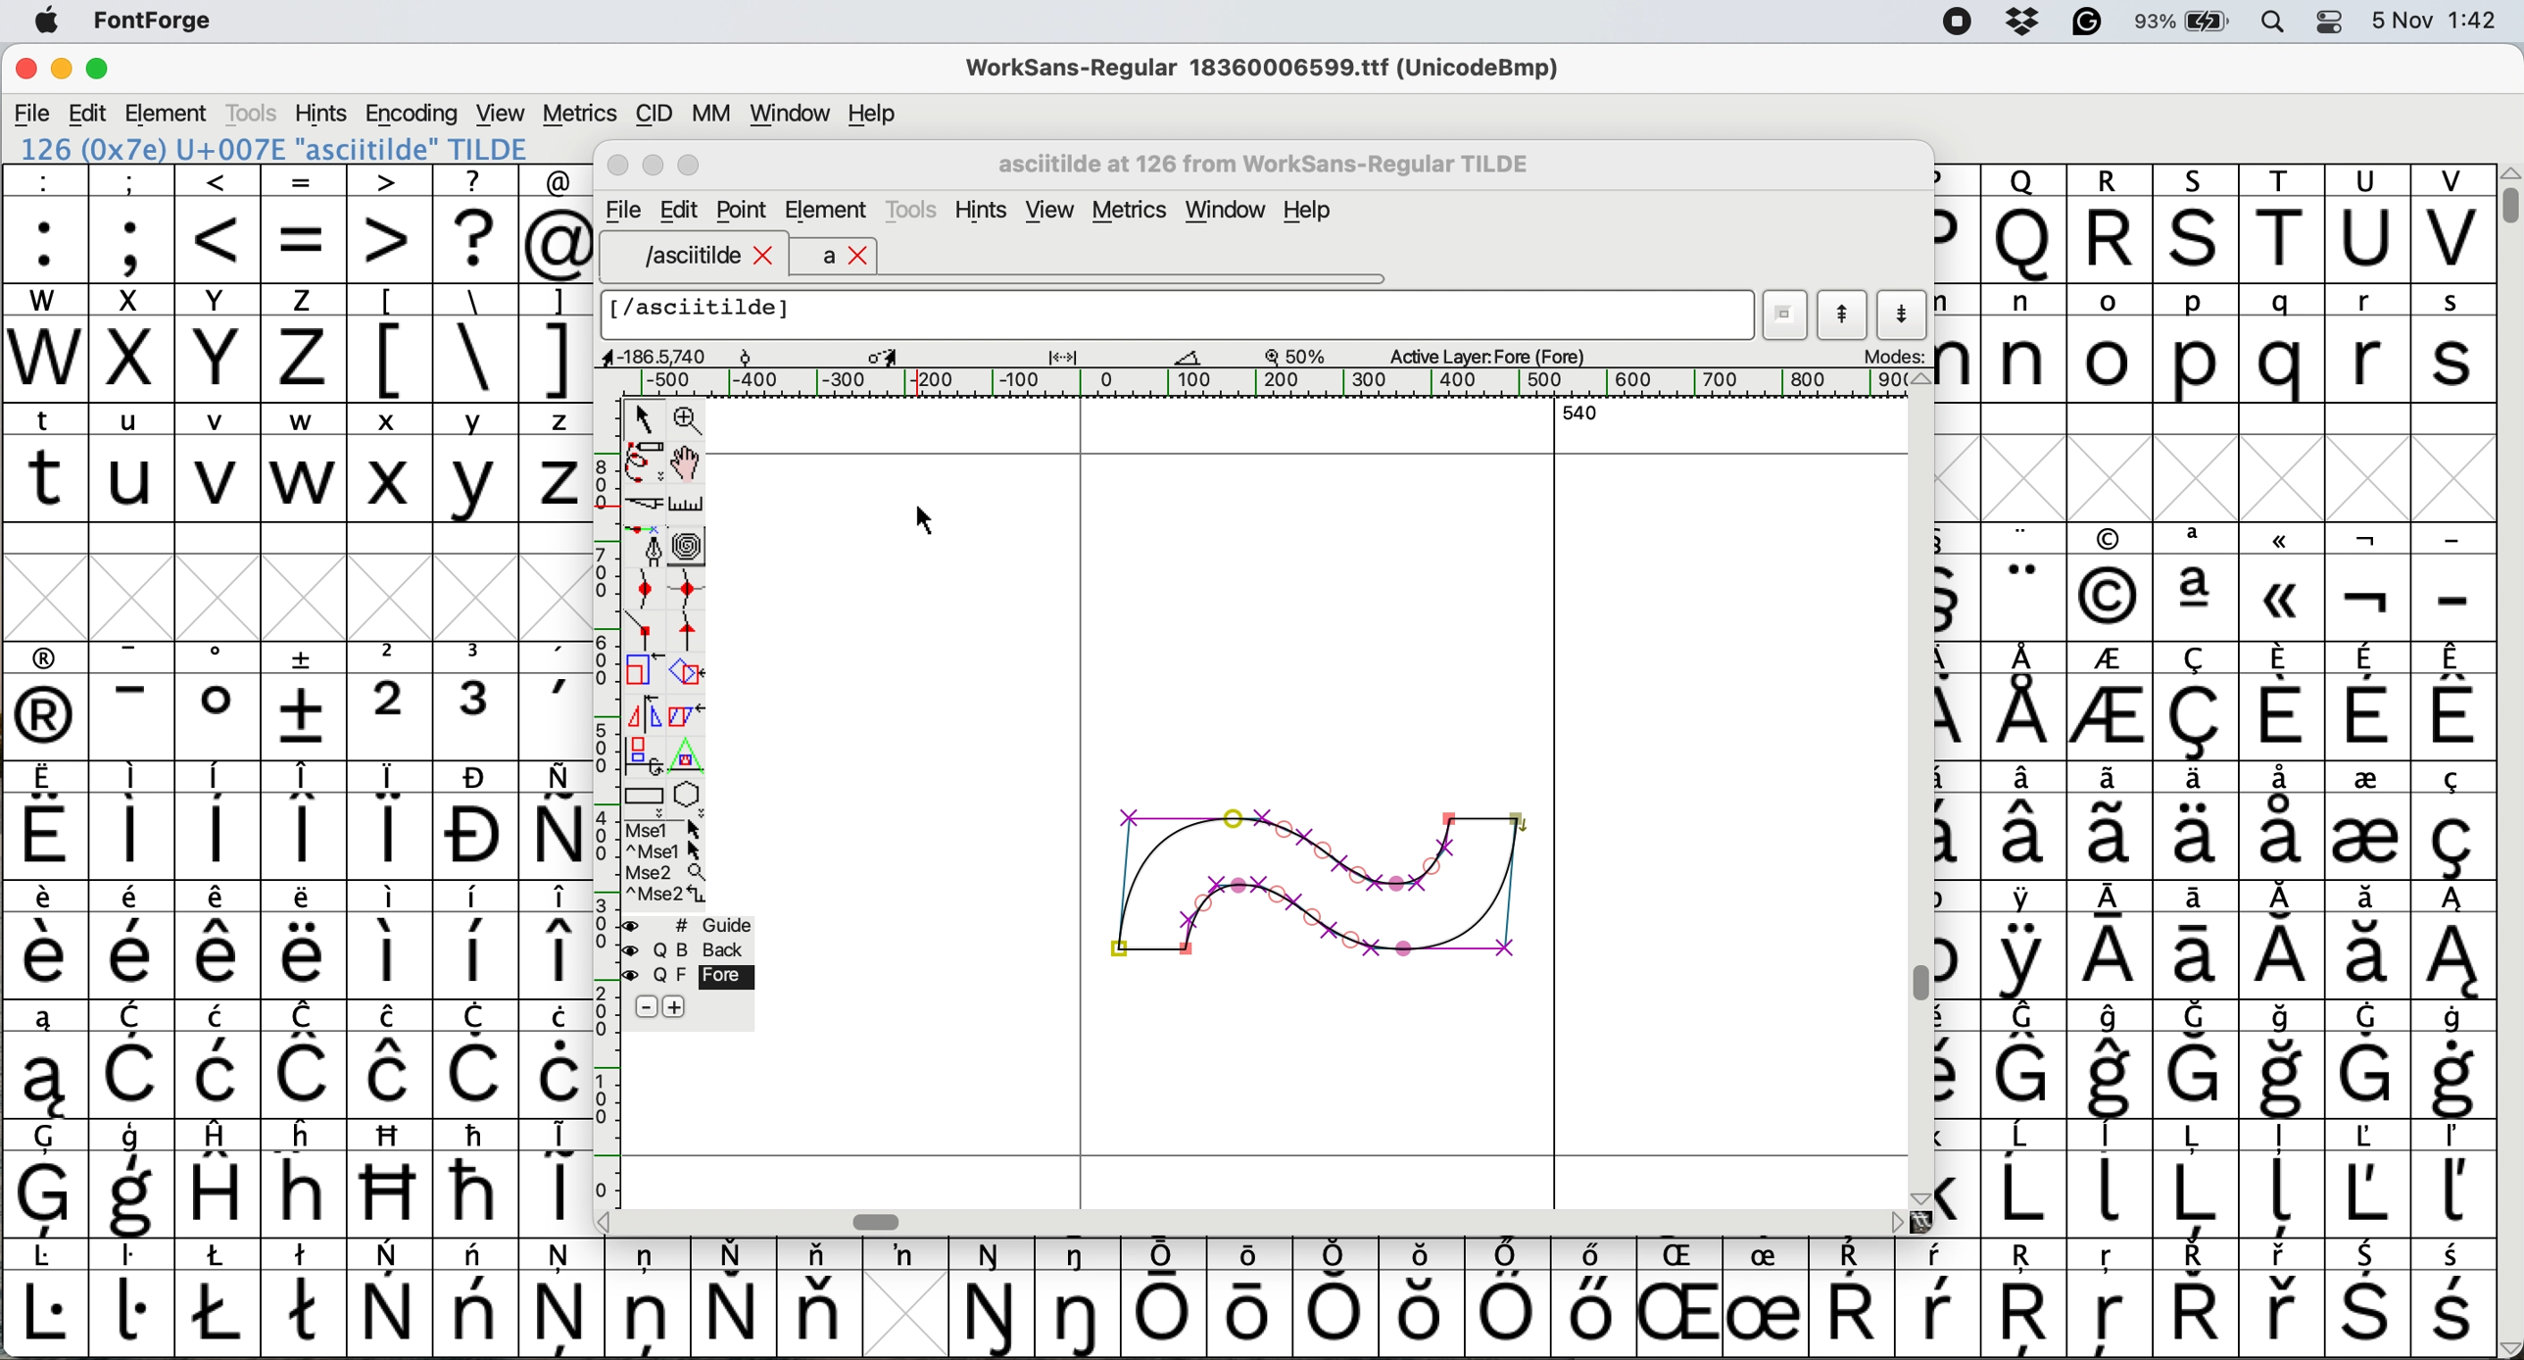 This screenshot has height=1360, width=2524. I want to click on show previous letter, so click(1843, 315).